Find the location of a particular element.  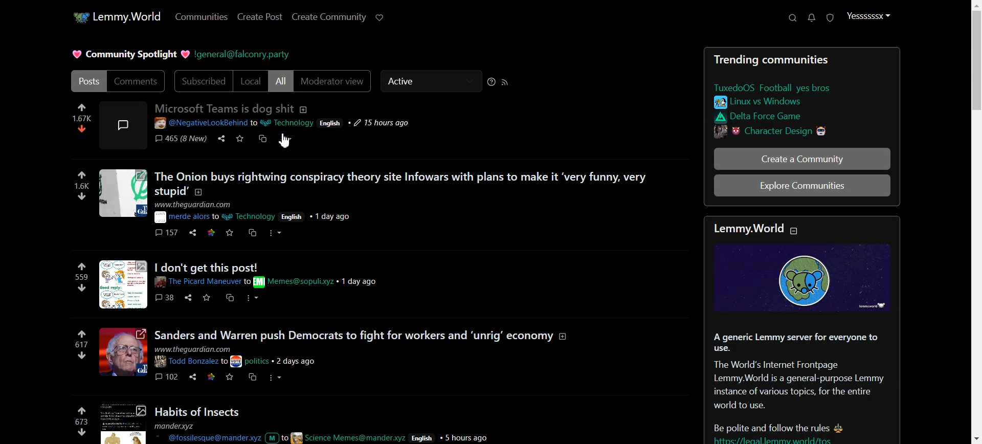

link is located at coordinates (213, 233).